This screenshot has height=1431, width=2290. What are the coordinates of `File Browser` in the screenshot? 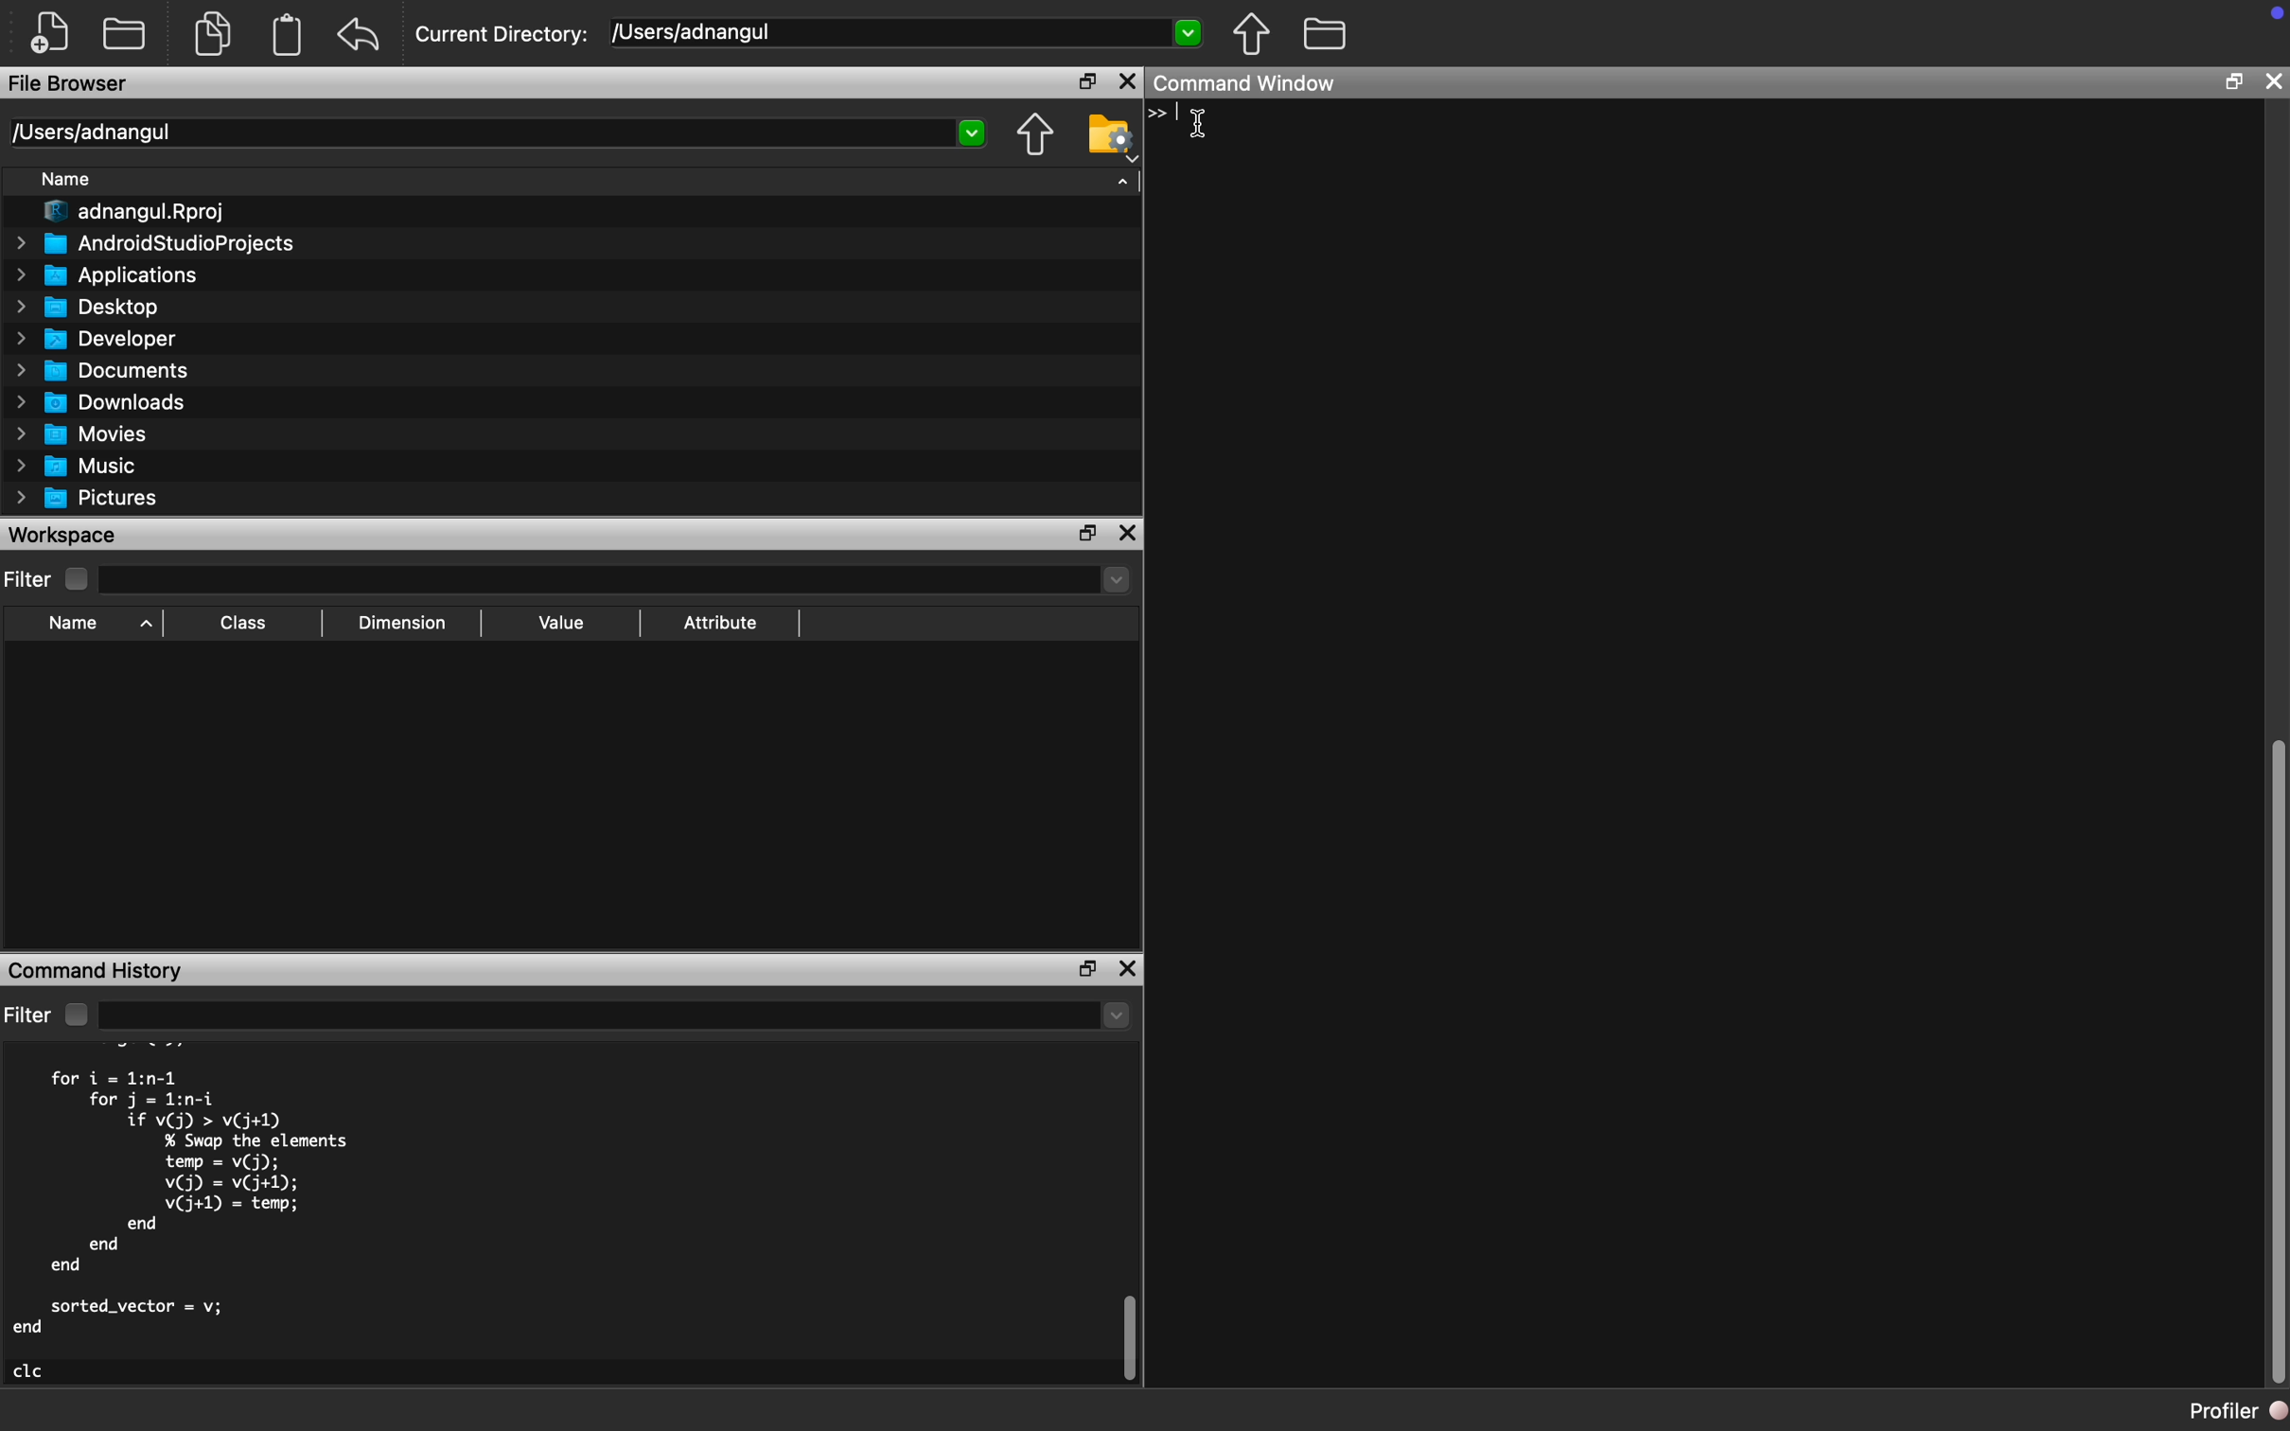 It's located at (74, 84).